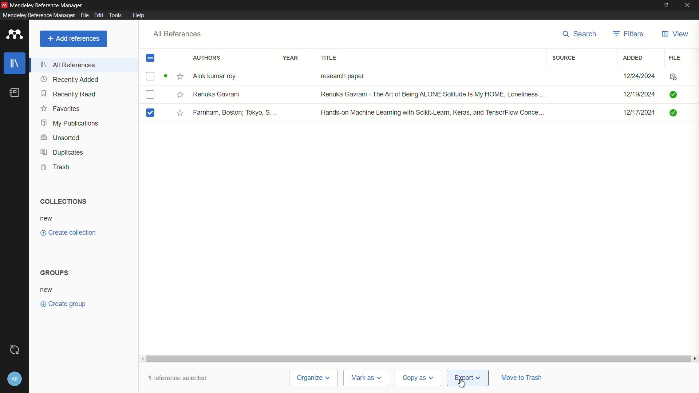 Image resolution: width=699 pixels, height=393 pixels. I want to click on new, so click(47, 290).